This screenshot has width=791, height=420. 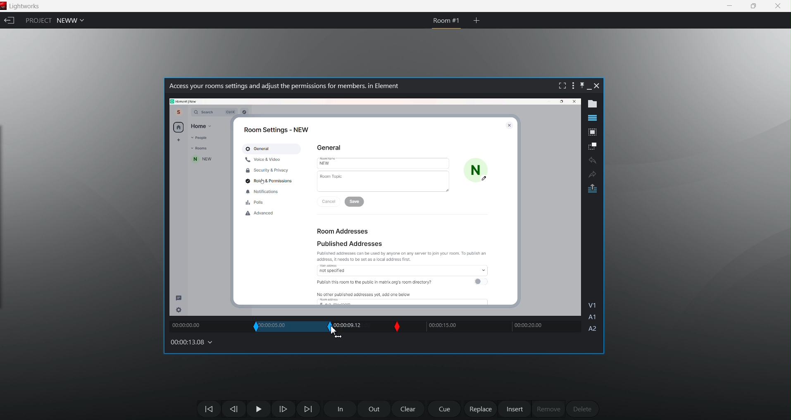 I want to click on current in and out time, so click(x=293, y=327).